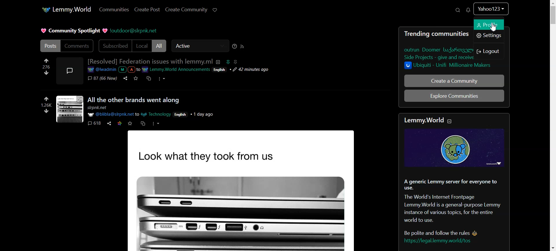 The image size is (556, 251). I want to click on Create Community, so click(186, 10).